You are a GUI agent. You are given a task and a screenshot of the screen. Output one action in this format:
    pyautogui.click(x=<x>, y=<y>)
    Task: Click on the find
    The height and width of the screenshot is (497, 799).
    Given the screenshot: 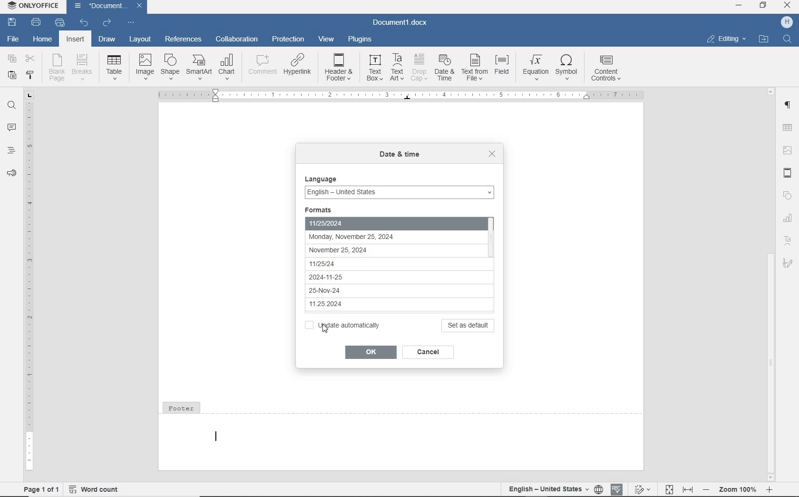 What is the action you would take?
    pyautogui.click(x=786, y=40)
    